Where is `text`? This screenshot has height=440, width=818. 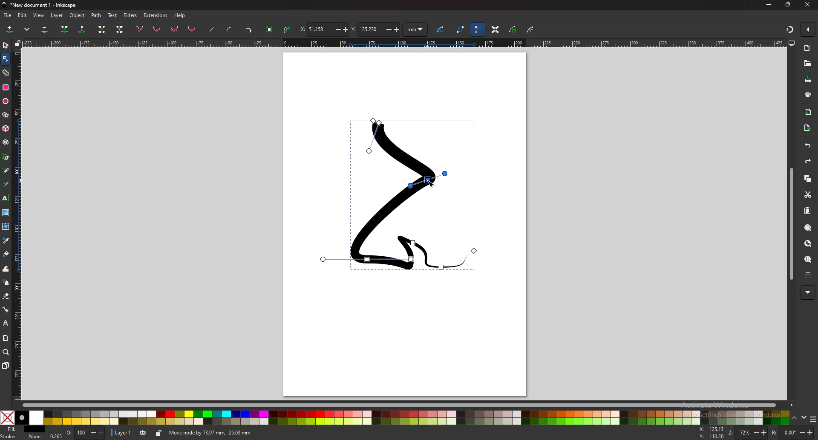 text is located at coordinates (112, 15).